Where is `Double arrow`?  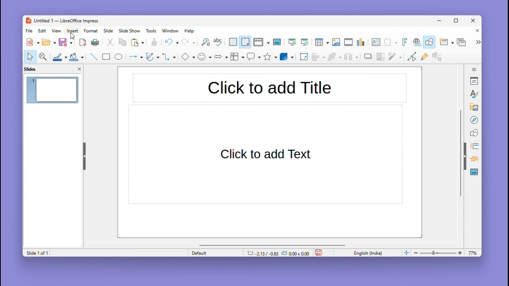
Double arrow is located at coordinates (221, 56).